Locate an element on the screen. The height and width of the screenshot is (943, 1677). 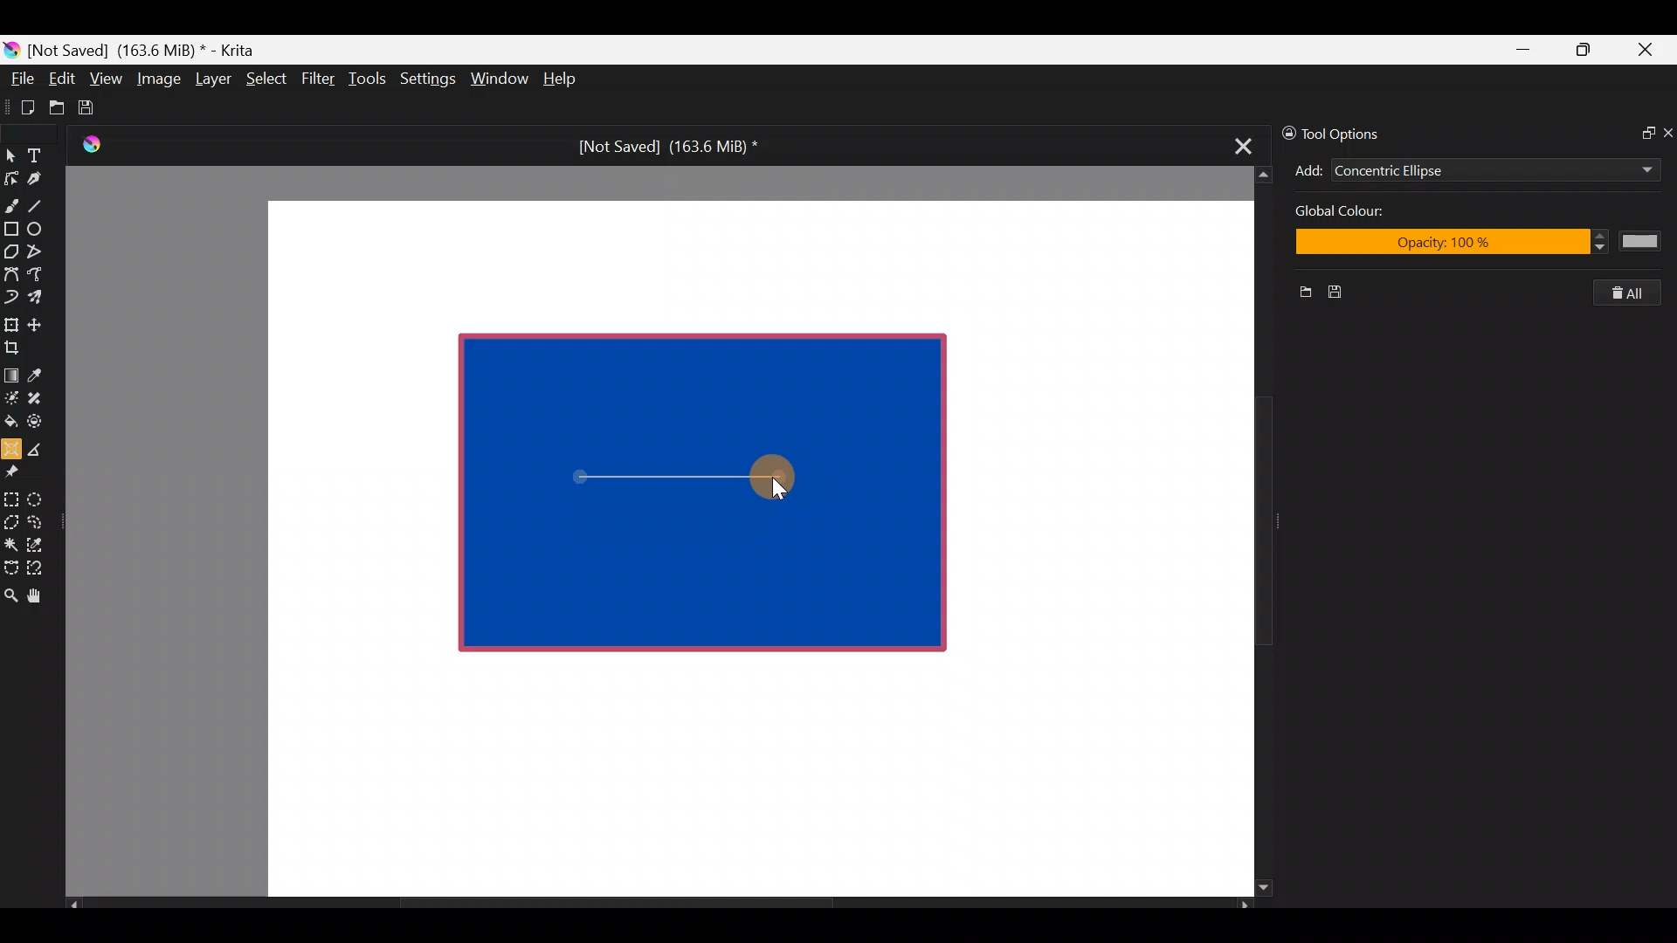
Add dropdown is located at coordinates (1624, 169).